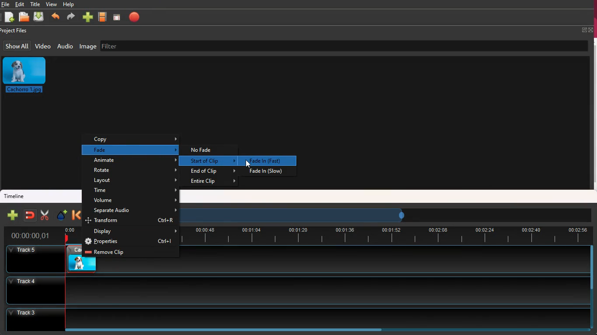 Image resolution: width=597 pixels, height=335 pixels. What do you see at coordinates (389, 260) in the screenshot?
I see `track5` at bounding box center [389, 260].